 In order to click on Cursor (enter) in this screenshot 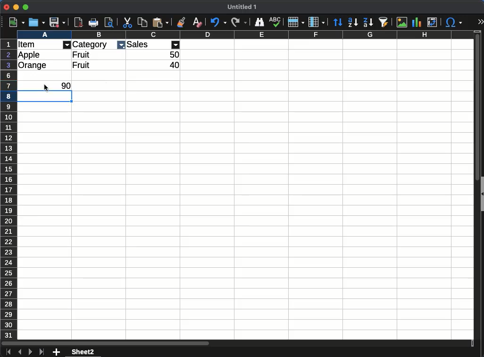, I will do `click(46, 88)`.